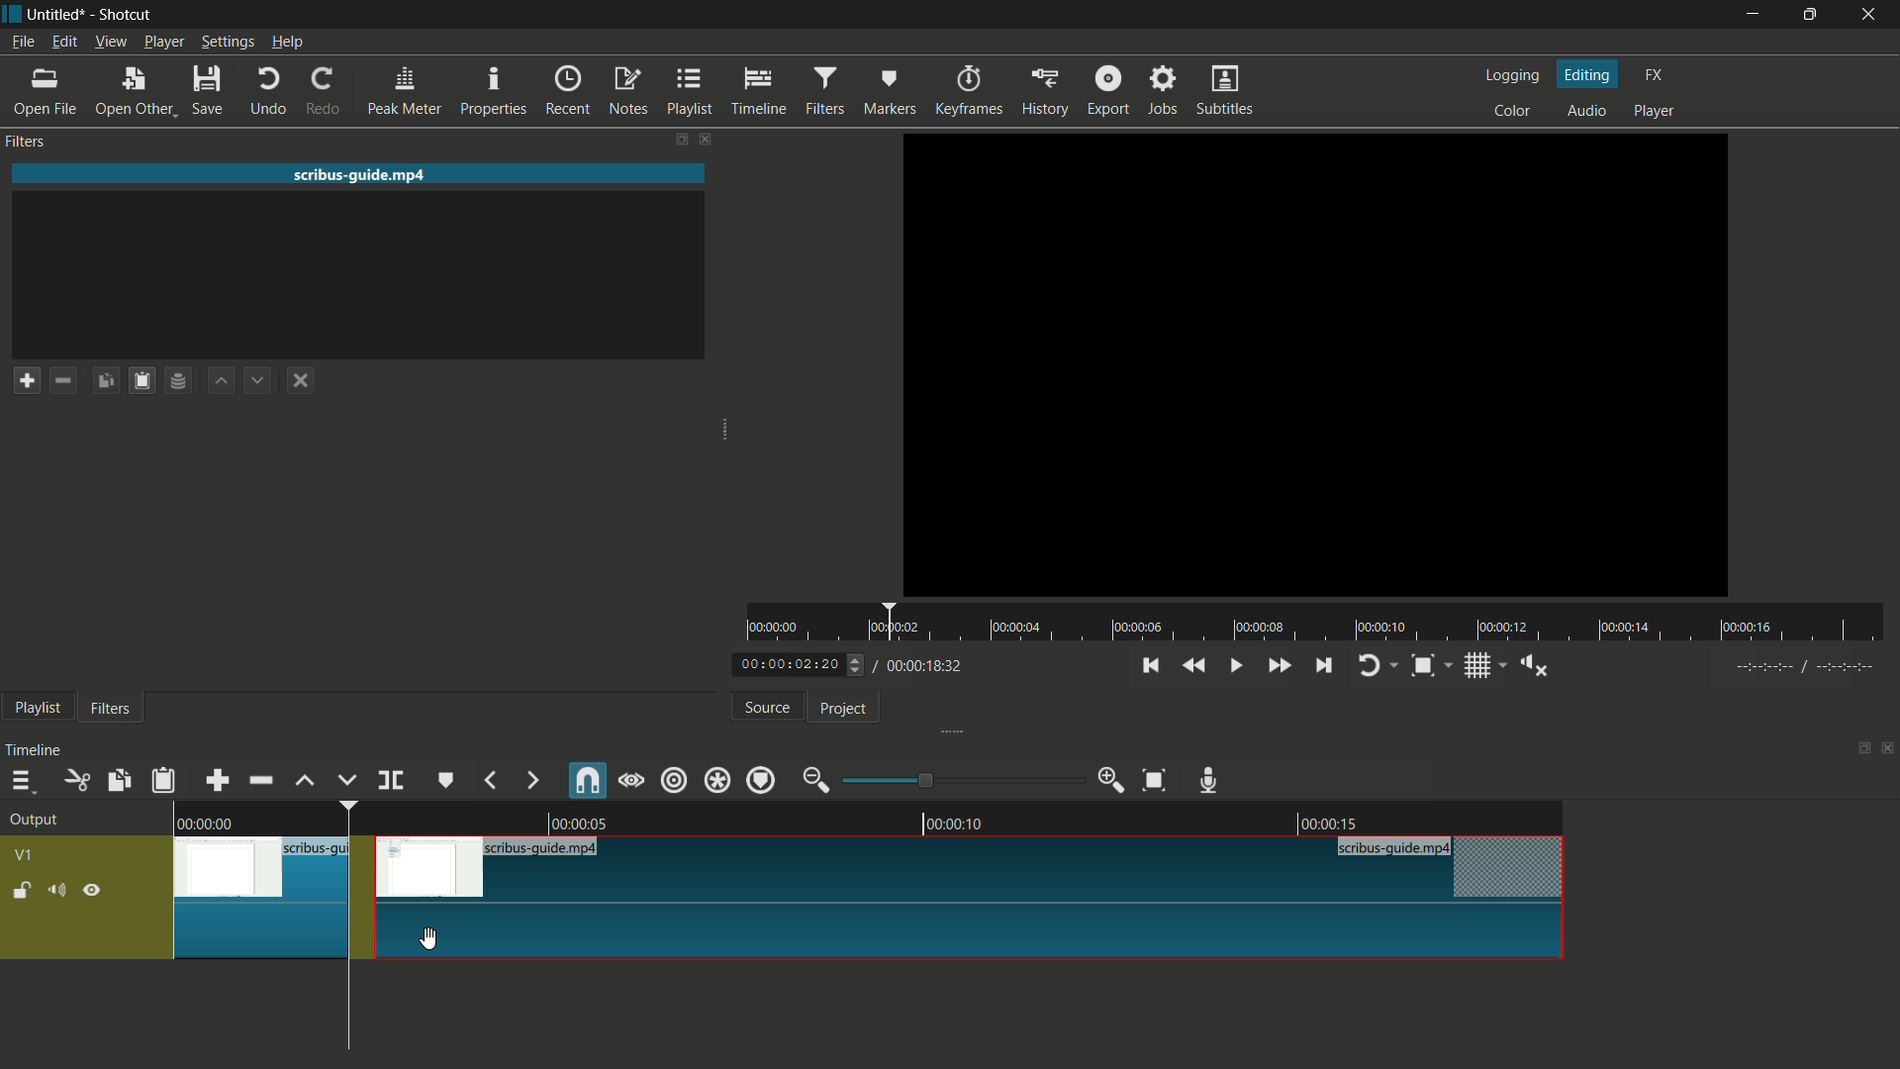 This screenshot has width=1900, height=1069. I want to click on deselect the filter, so click(296, 382).